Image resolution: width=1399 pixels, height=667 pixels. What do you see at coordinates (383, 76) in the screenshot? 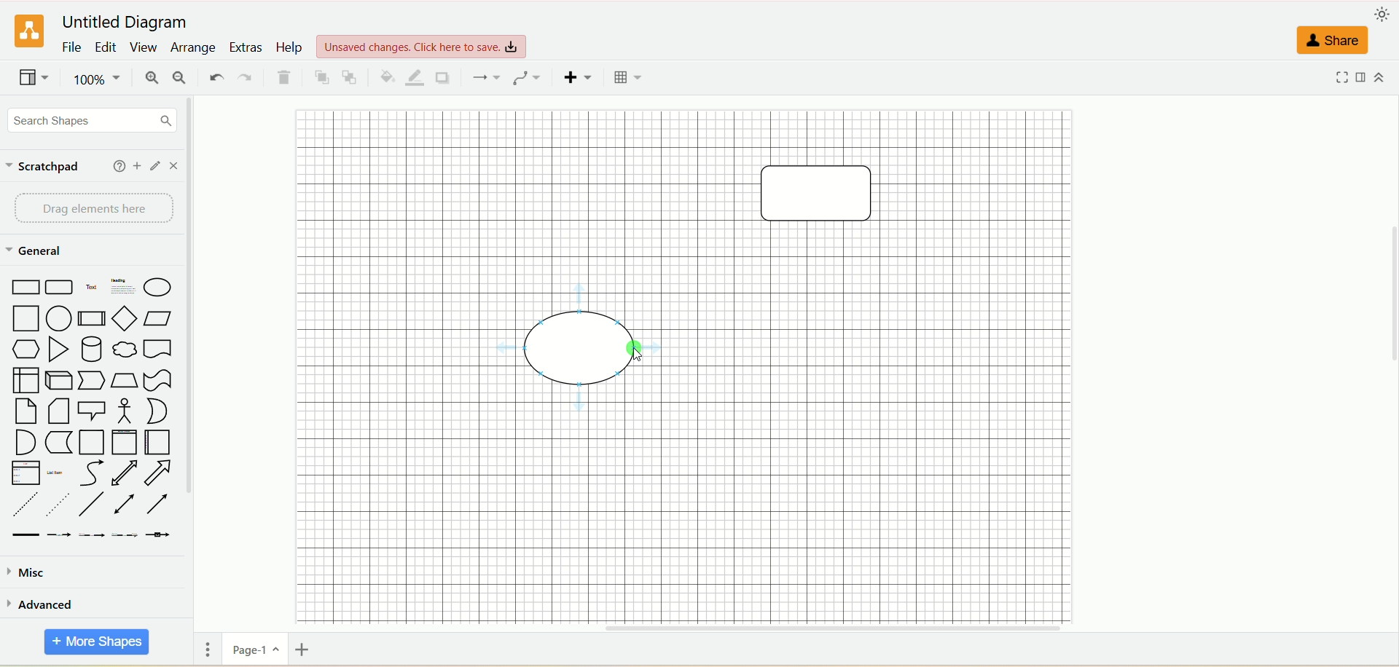
I see `fill color` at bounding box center [383, 76].